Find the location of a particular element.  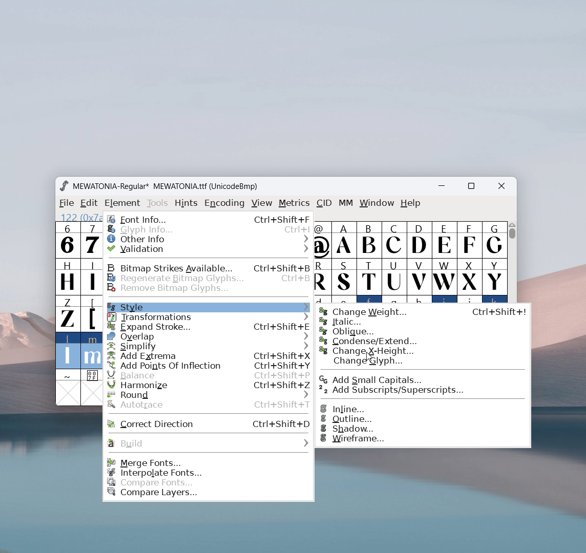

oblique is located at coordinates (424, 332).